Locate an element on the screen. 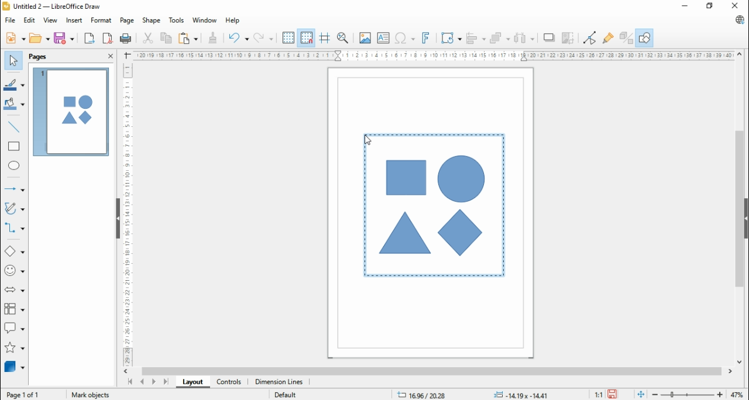 This screenshot has height=400, width=749. align objects is located at coordinates (475, 37).